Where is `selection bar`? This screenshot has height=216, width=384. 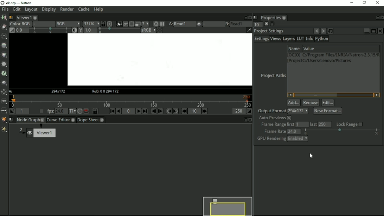
selection bar is located at coordinates (50, 30).